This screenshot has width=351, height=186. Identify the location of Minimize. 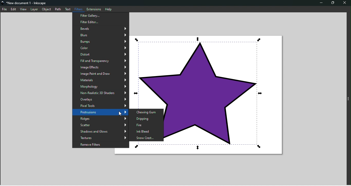
(321, 3).